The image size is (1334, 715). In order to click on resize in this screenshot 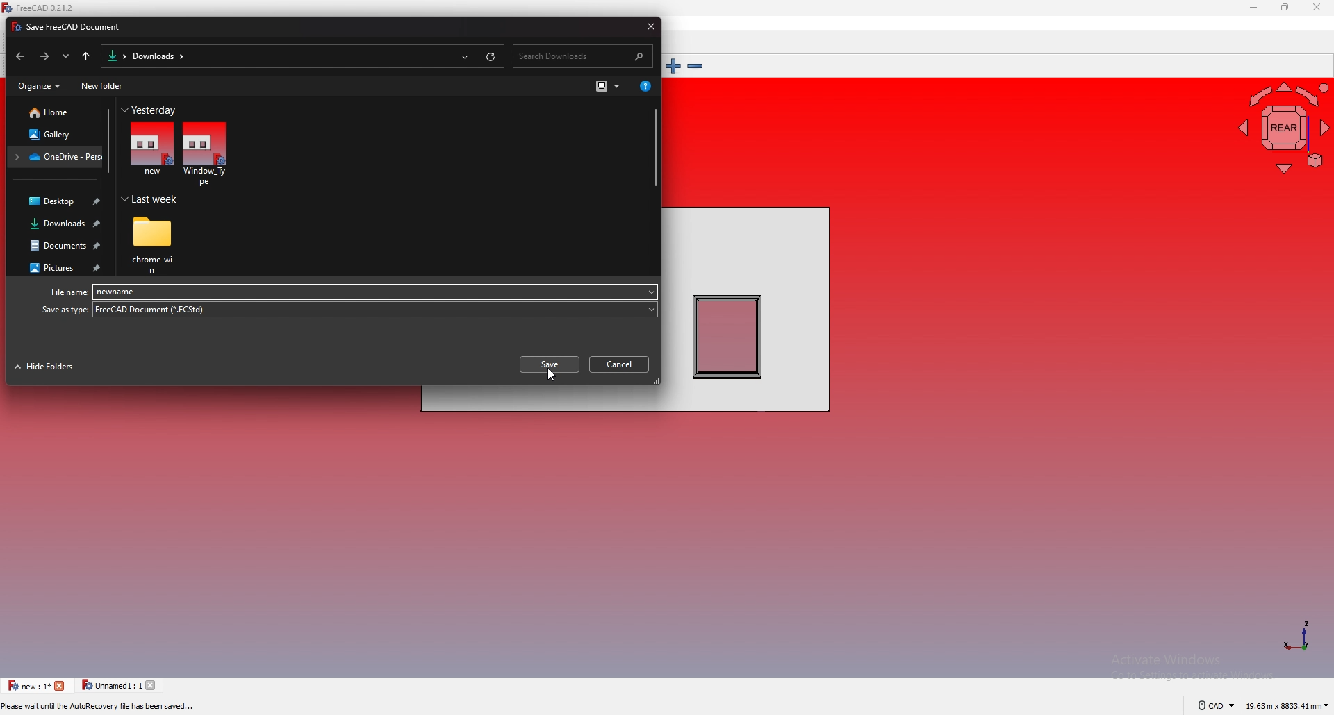, I will do `click(1287, 7)`.